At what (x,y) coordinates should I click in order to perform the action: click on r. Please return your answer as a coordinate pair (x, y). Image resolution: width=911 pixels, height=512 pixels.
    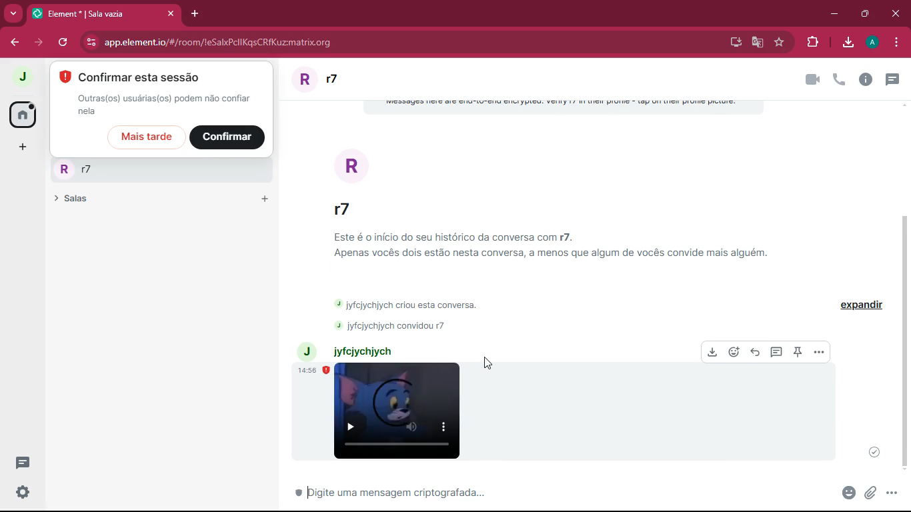
    Looking at the image, I should click on (351, 163).